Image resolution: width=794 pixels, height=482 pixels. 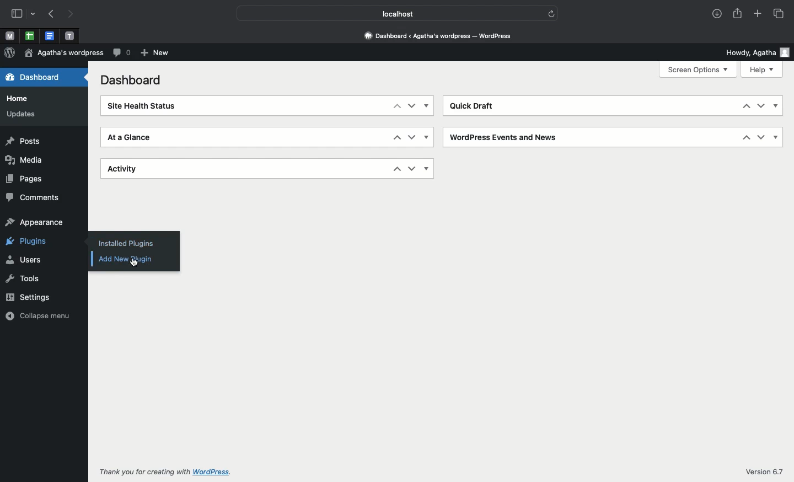 What do you see at coordinates (427, 168) in the screenshot?
I see `Show` at bounding box center [427, 168].